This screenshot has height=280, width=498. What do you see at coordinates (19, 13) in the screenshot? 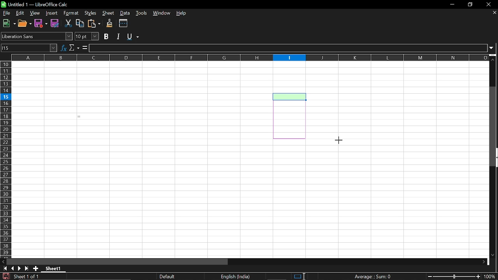
I see `Edit` at bounding box center [19, 13].